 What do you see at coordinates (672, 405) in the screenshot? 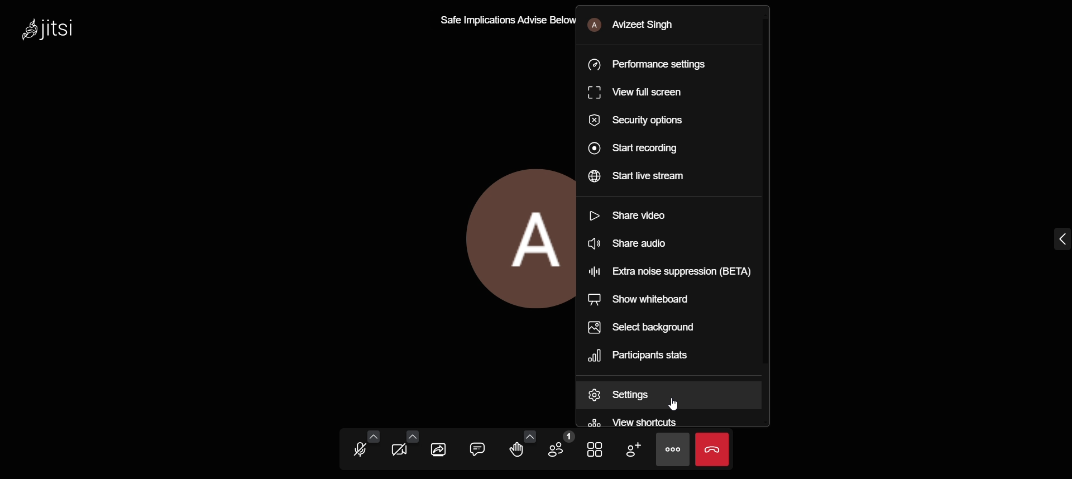
I see `cursor` at bounding box center [672, 405].